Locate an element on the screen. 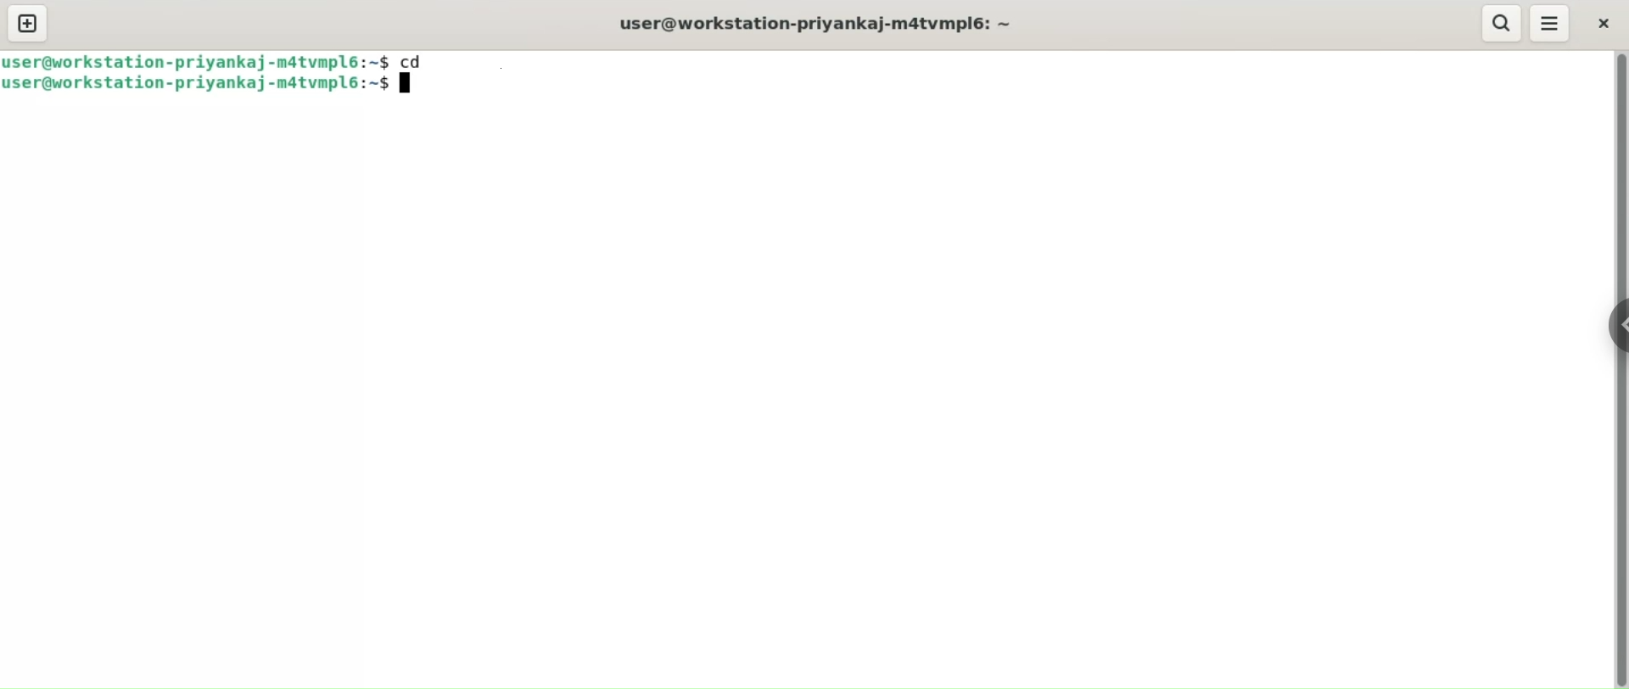 The image size is (1629, 689). user@workstation-priyankaj-m4atvmpl6:~ is located at coordinates (822, 24).